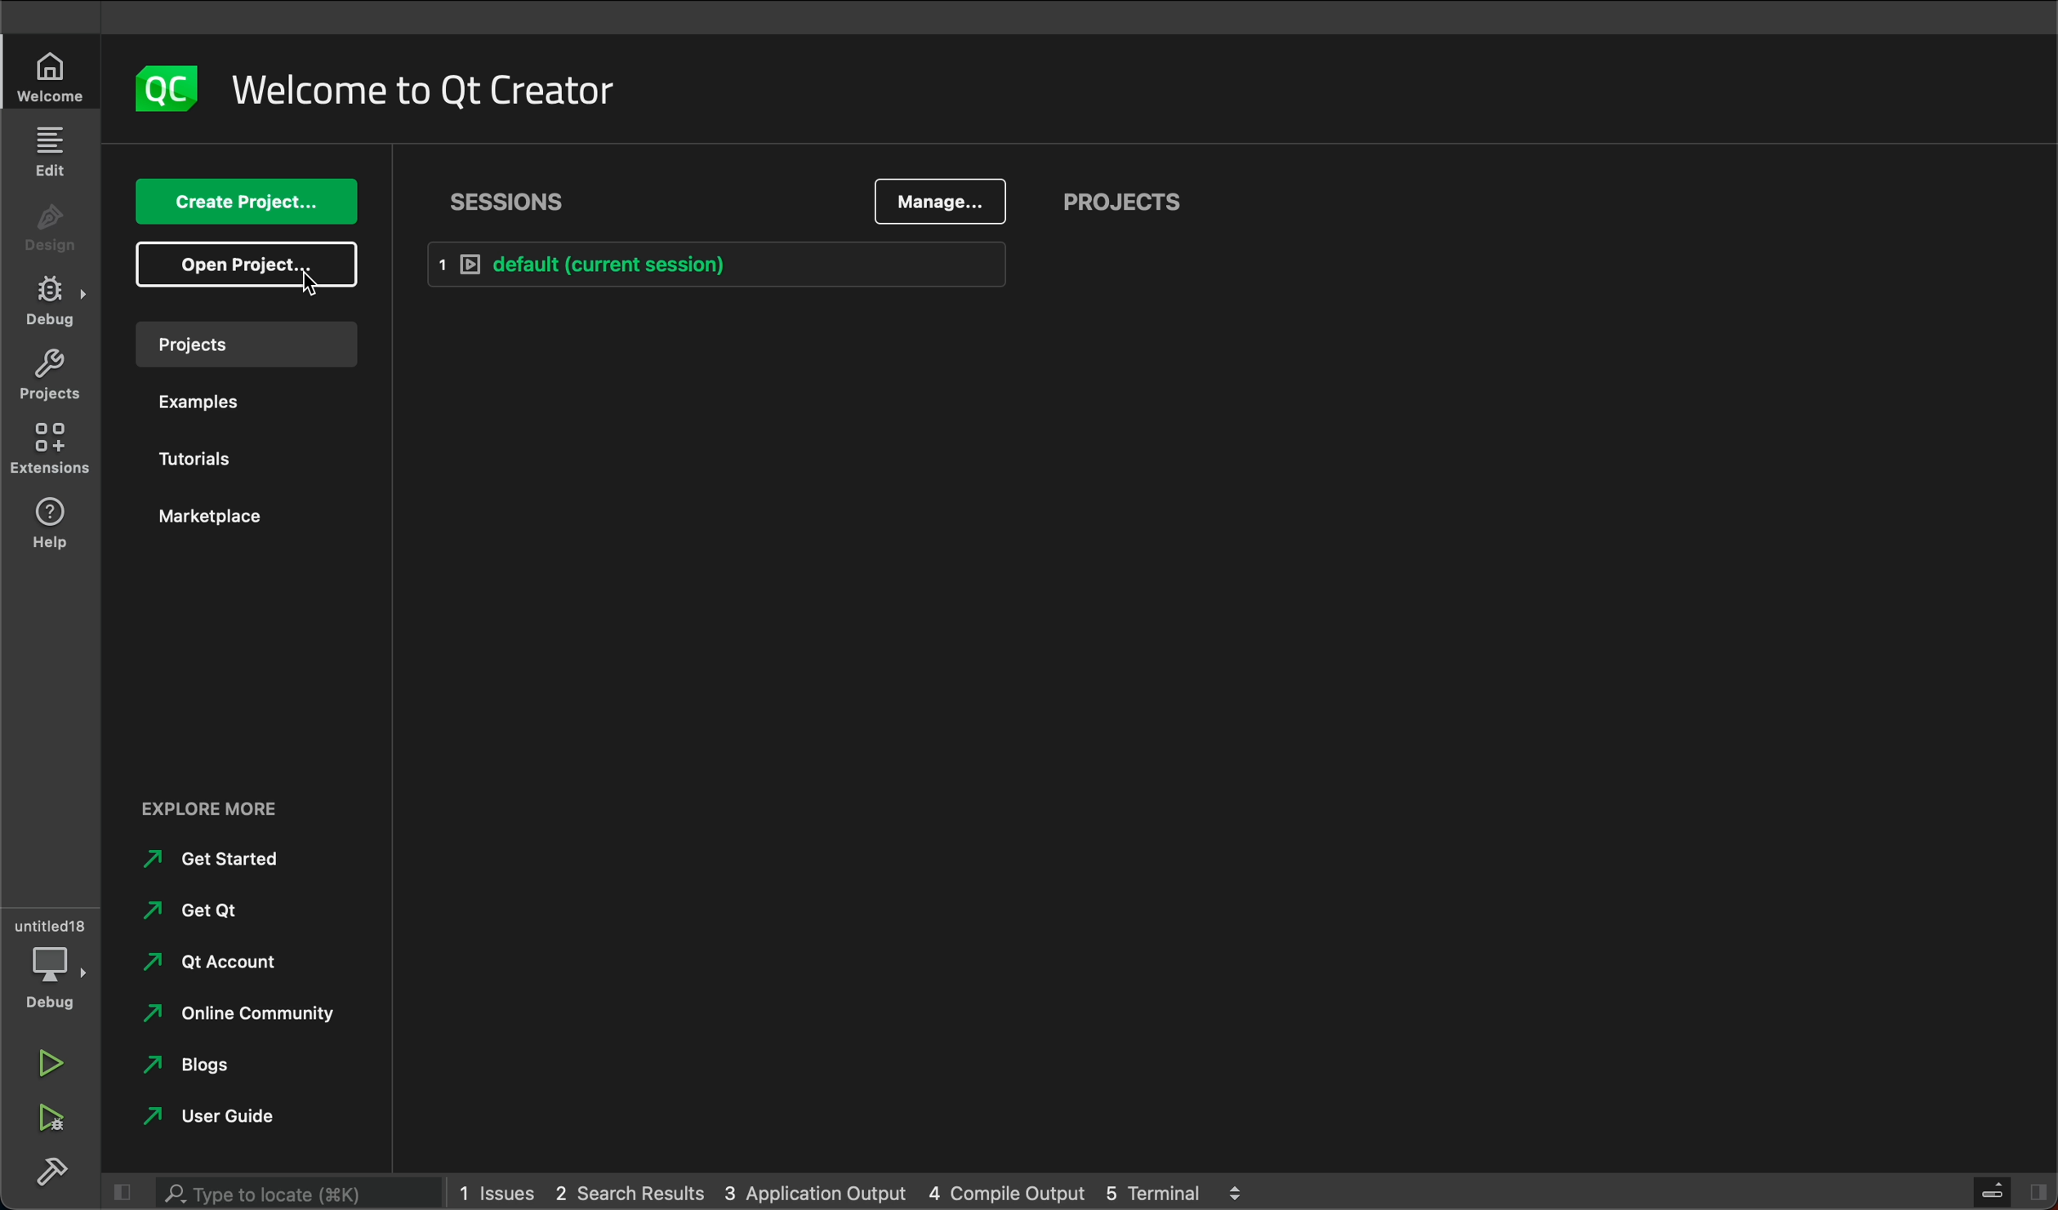 This screenshot has width=2058, height=1210. What do you see at coordinates (56, 301) in the screenshot?
I see `debug` at bounding box center [56, 301].